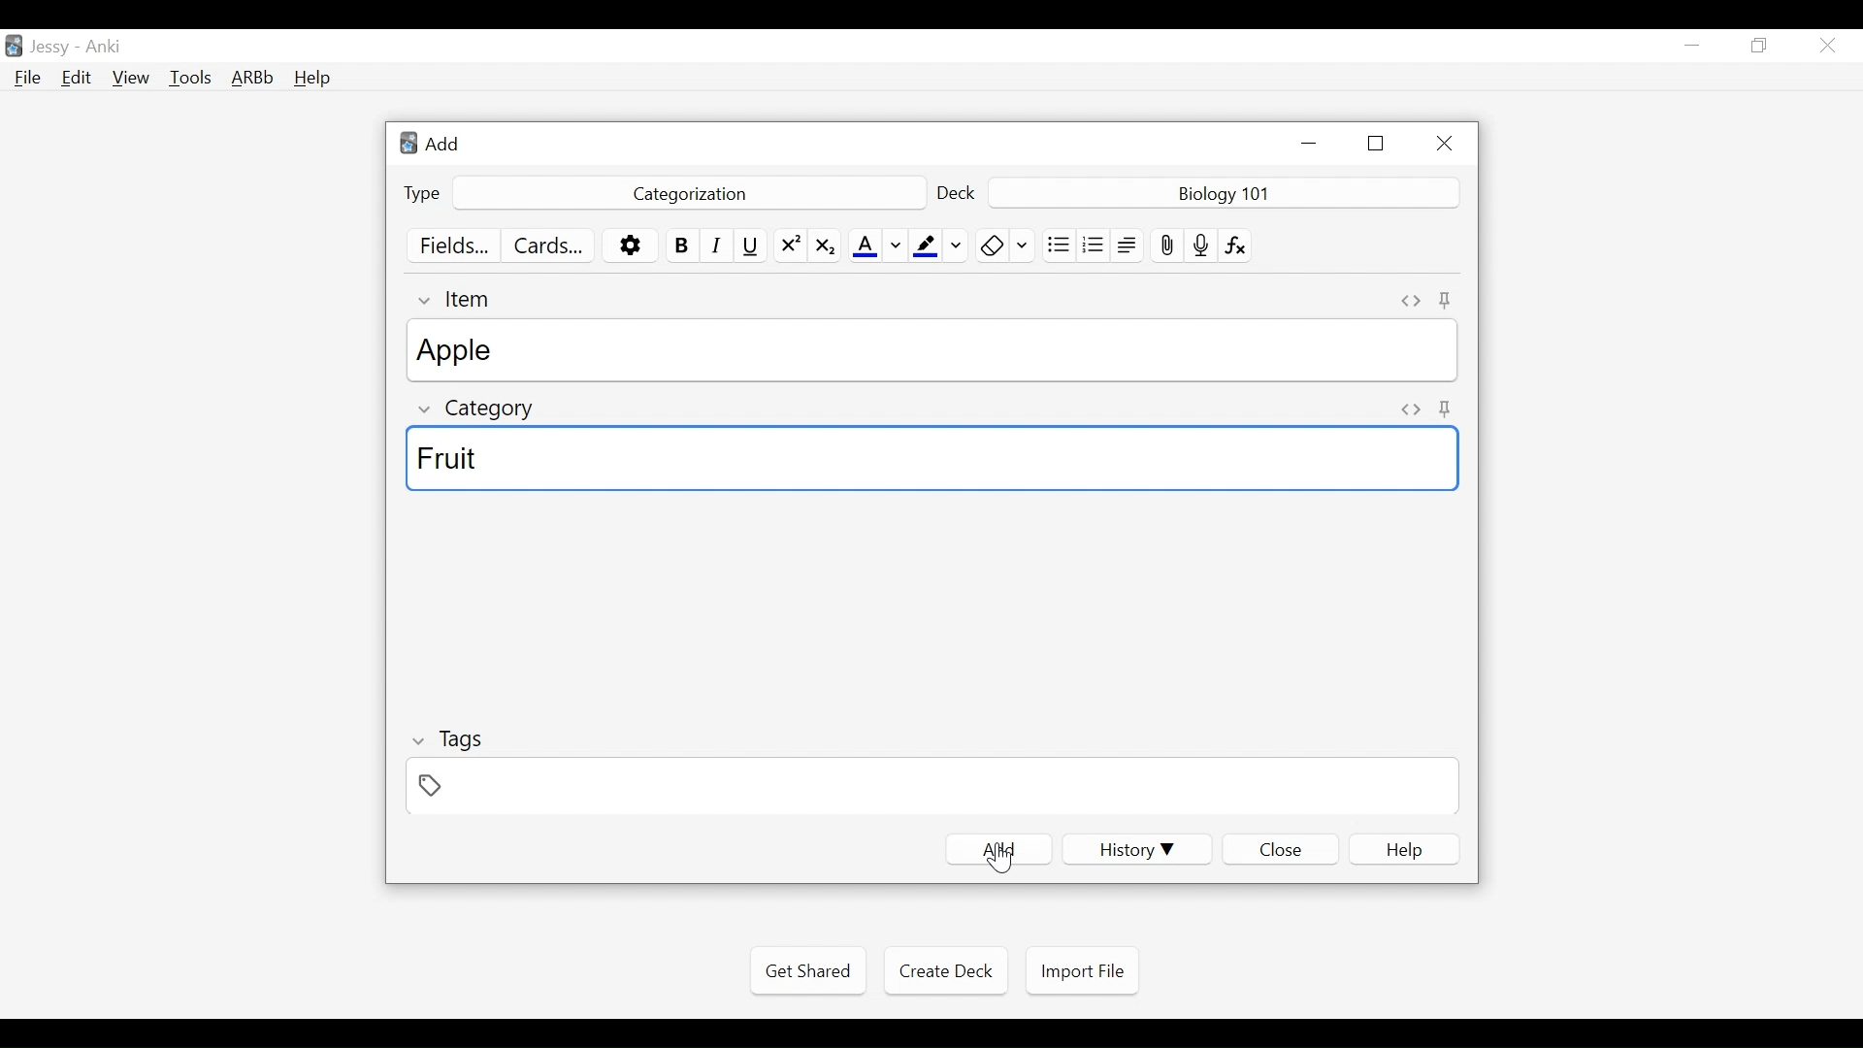 This screenshot has height=1048, width=1863. Describe the element at coordinates (935, 350) in the screenshot. I see `Item Field` at that location.